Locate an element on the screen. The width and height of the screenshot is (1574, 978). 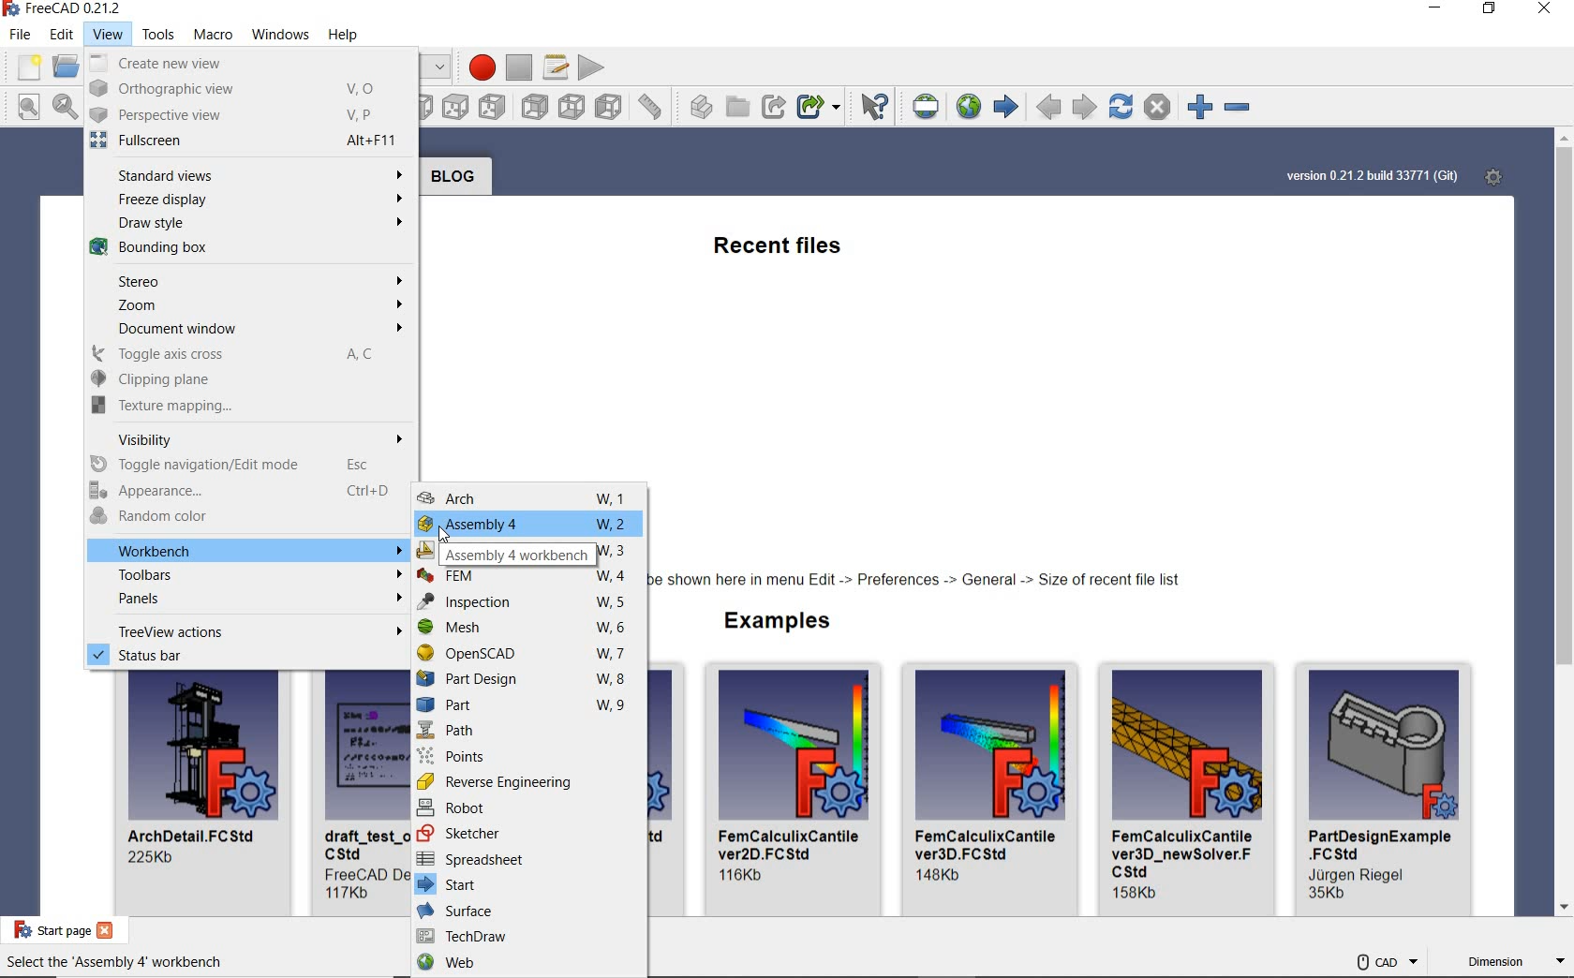
FEM is located at coordinates (526, 579).